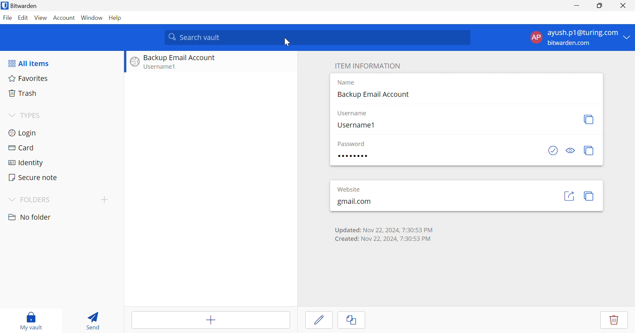  What do you see at coordinates (114, 18) in the screenshot?
I see `Help` at bounding box center [114, 18].